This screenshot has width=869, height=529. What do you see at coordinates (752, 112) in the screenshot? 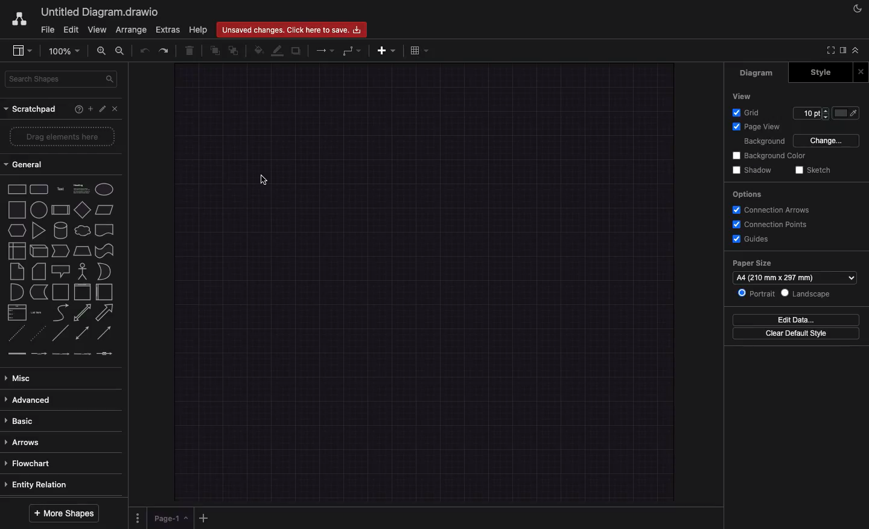
I see `Grid` at bounding box center [752, 112].